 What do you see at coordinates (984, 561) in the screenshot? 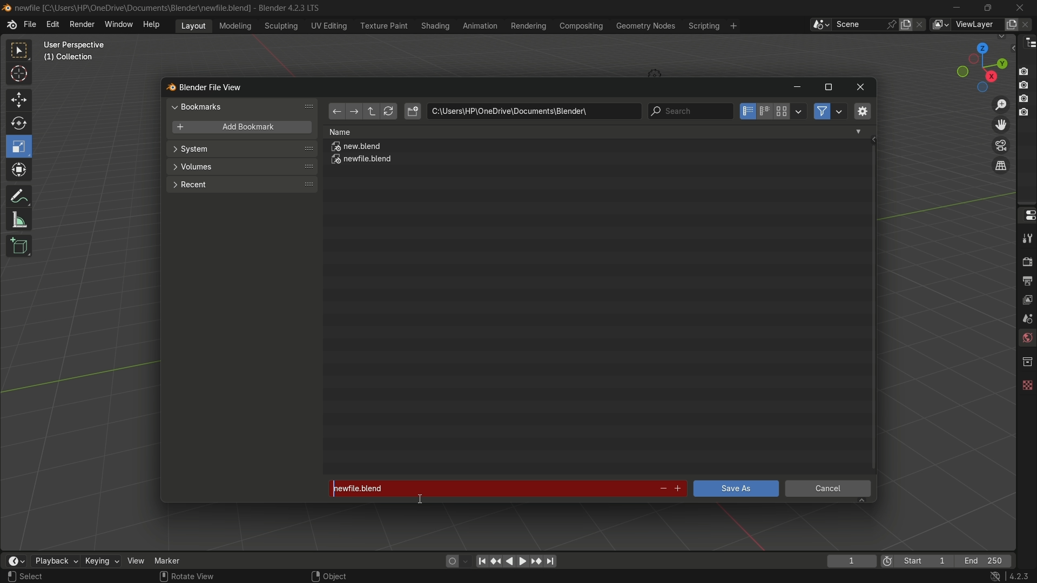
I see `final frame of the playback` at bounding box center [984, 561].